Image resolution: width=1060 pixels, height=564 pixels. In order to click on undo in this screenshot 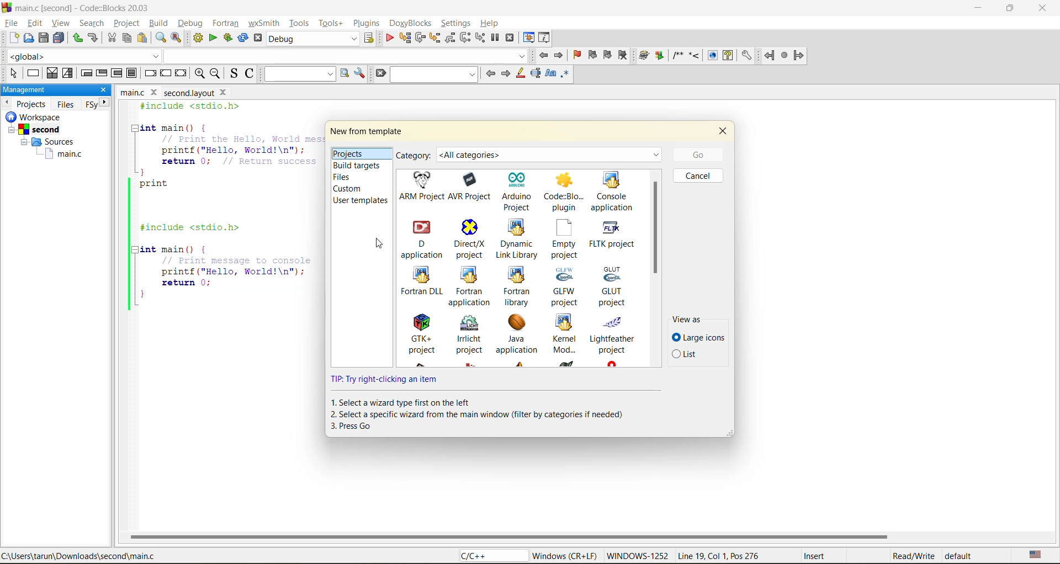, I will do `click(76, 38)`.